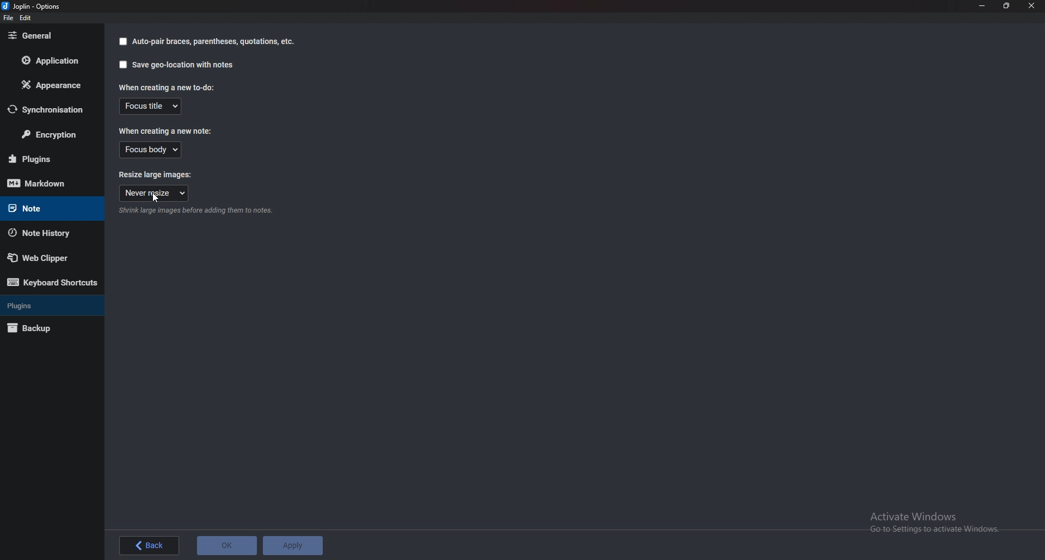  What do you see at coordinates (151, 150) in the screenshot?
I see `Focus body` at bounding box center [151, 150].